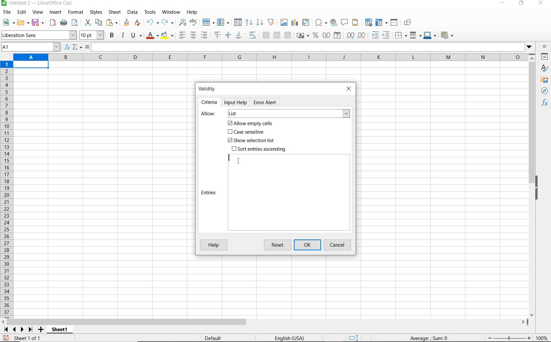  What do you see at coordinates (260, 22) in the screenshot?
I see `sort descending` at bounding box center [260, 22].